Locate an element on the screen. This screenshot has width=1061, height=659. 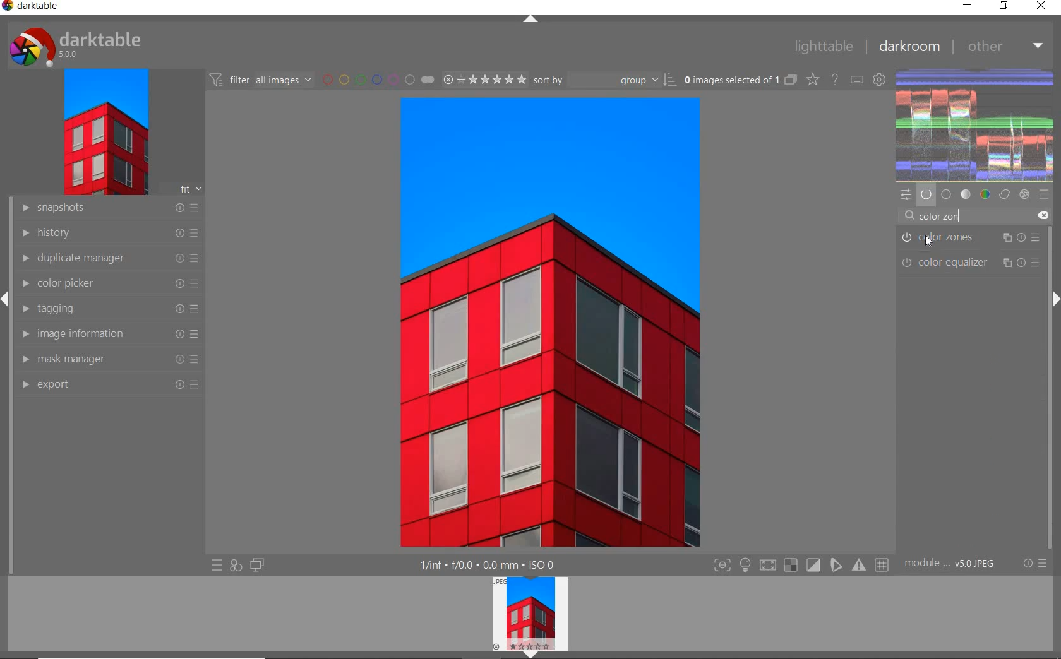
effect is located at coordinates (1026, 194).